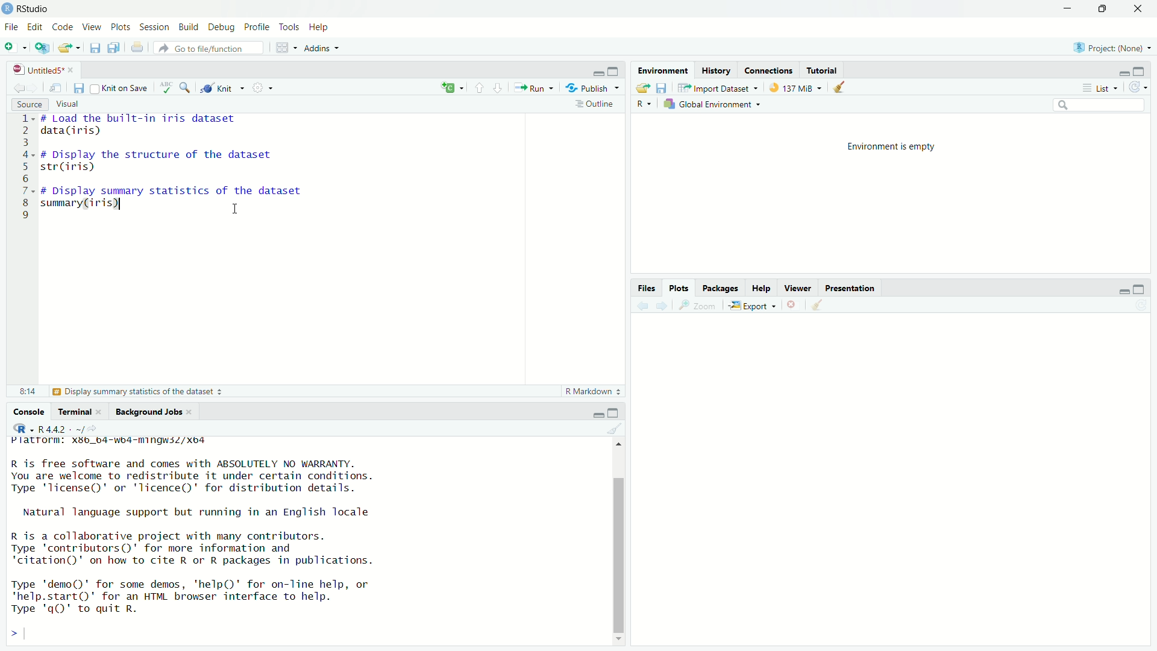  I want to click on Settings, so click(266, 87).